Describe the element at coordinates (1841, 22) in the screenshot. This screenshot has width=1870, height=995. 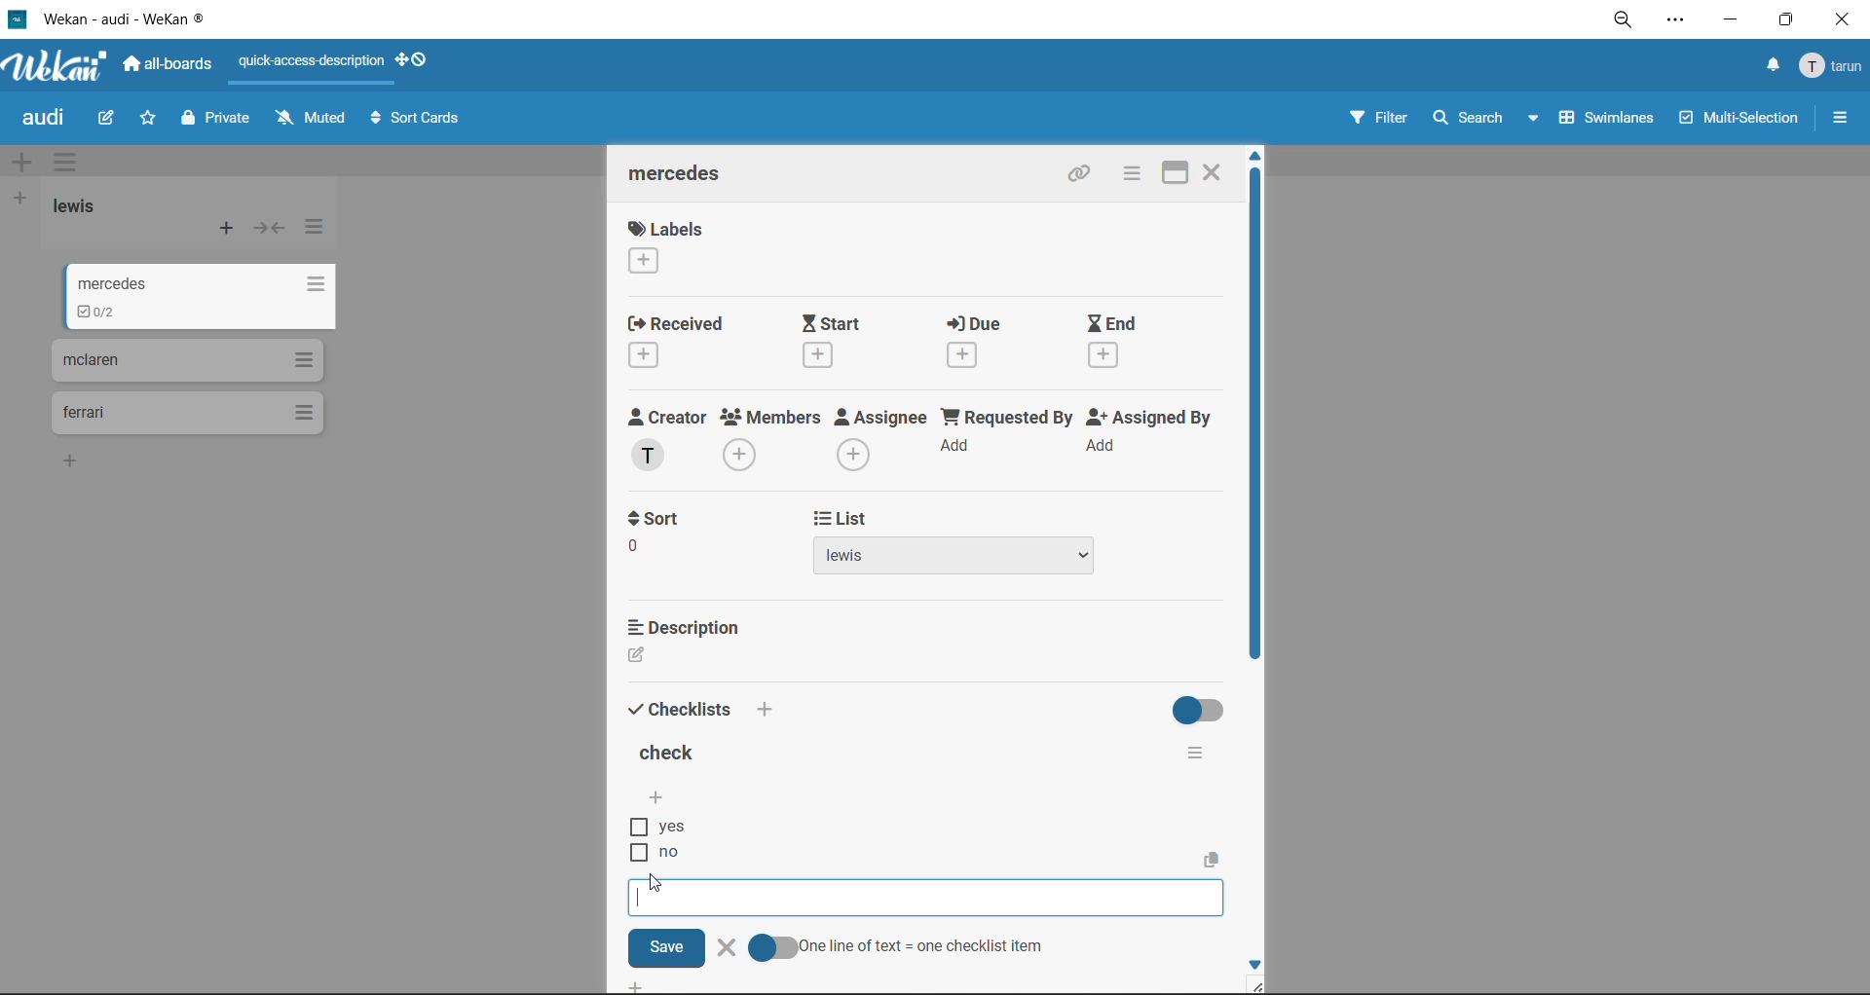
I see `close` at that location.